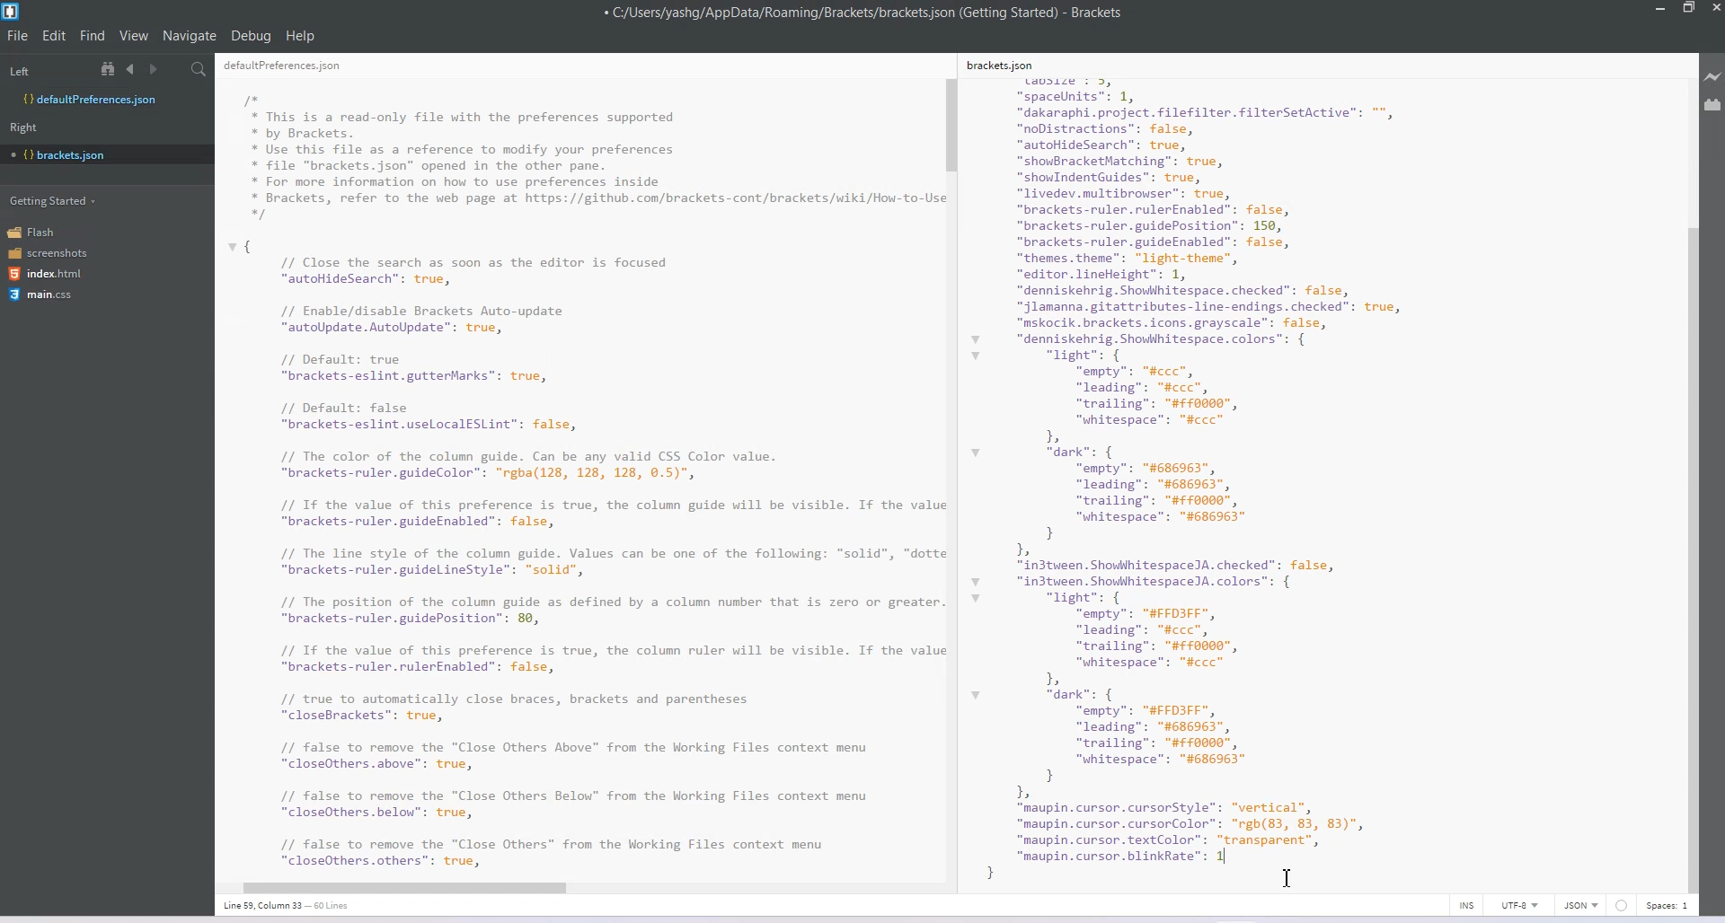 This screenshot has width=1725, height=923. Describe the element at coordinates (38, 232) in the screenshot. I see `Flash` at that location.